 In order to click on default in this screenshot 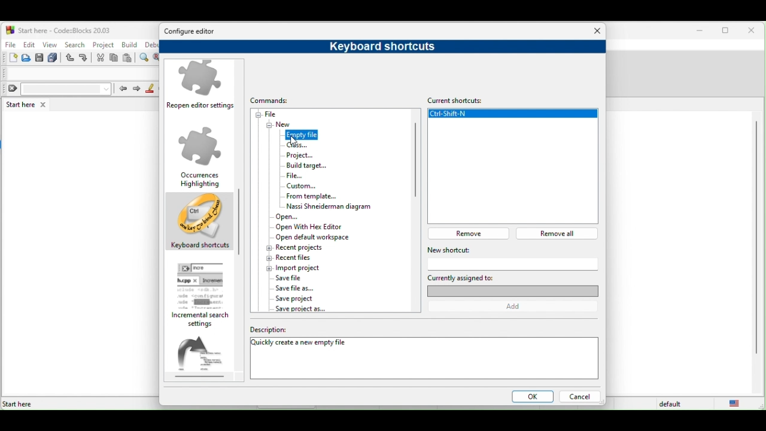, I will do `click(672, 404)`.